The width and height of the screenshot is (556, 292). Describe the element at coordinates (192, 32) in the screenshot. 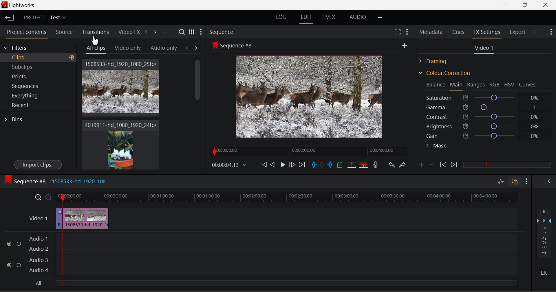

I see `Toggle list and title view` at that location.